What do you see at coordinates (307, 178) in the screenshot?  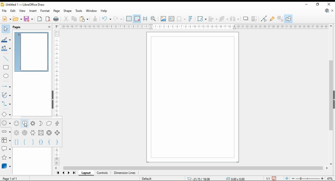 I see `zoom slider` at bounding box center [307, 178].